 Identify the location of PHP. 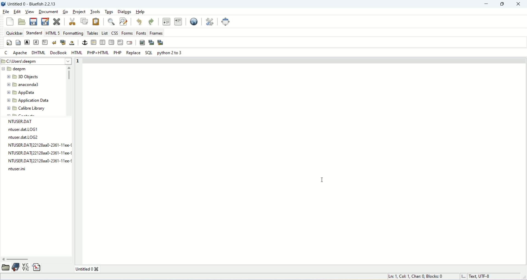
(117, 53).